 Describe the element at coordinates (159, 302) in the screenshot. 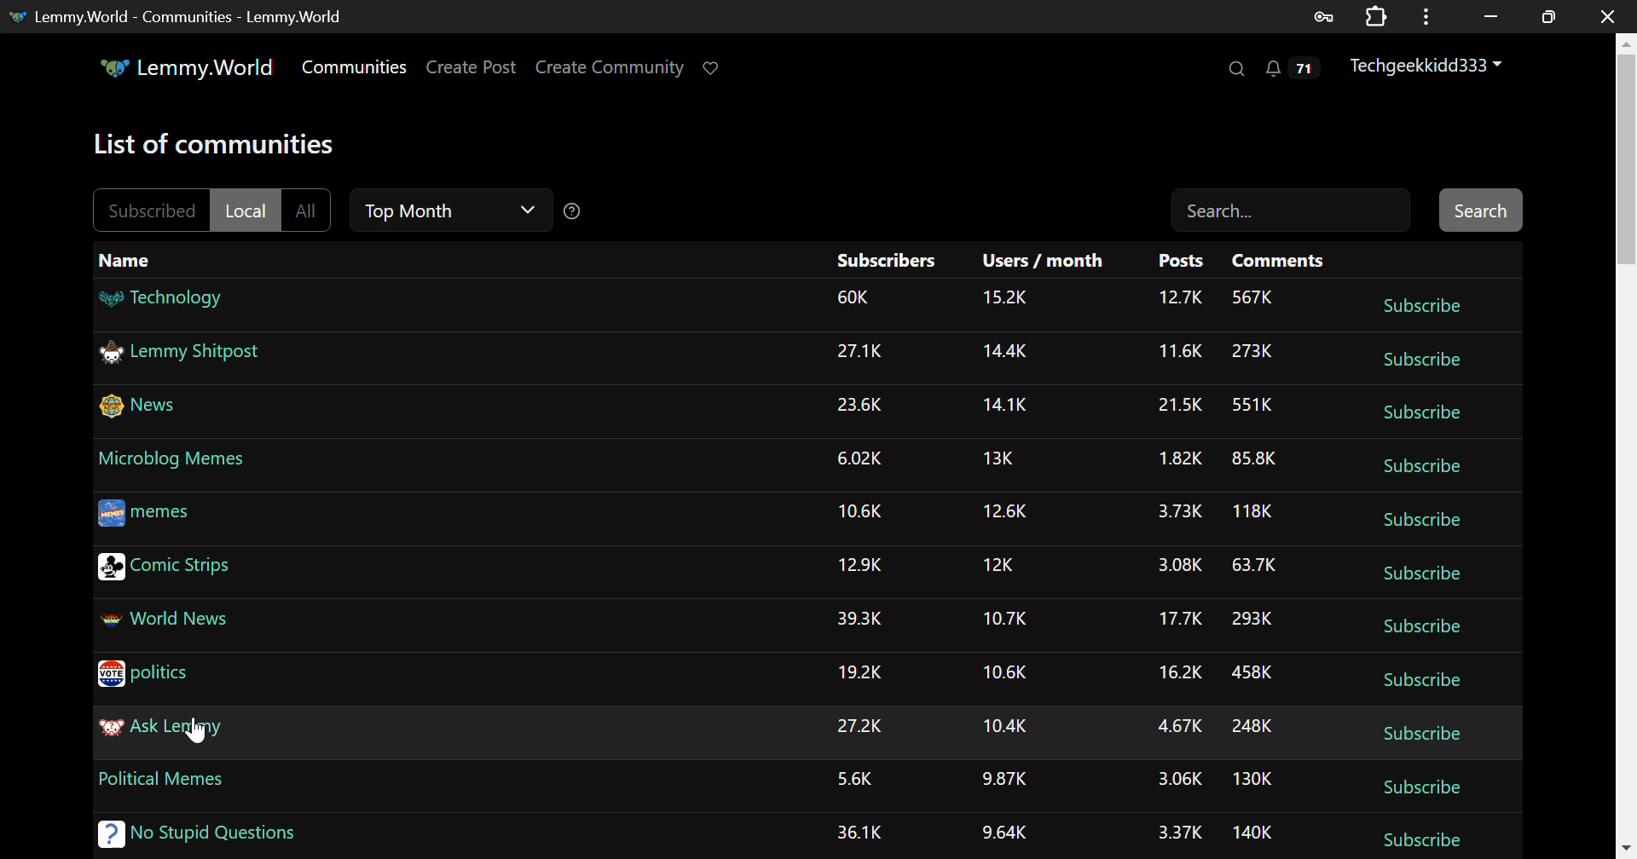

I see `Technology Community` at that location.